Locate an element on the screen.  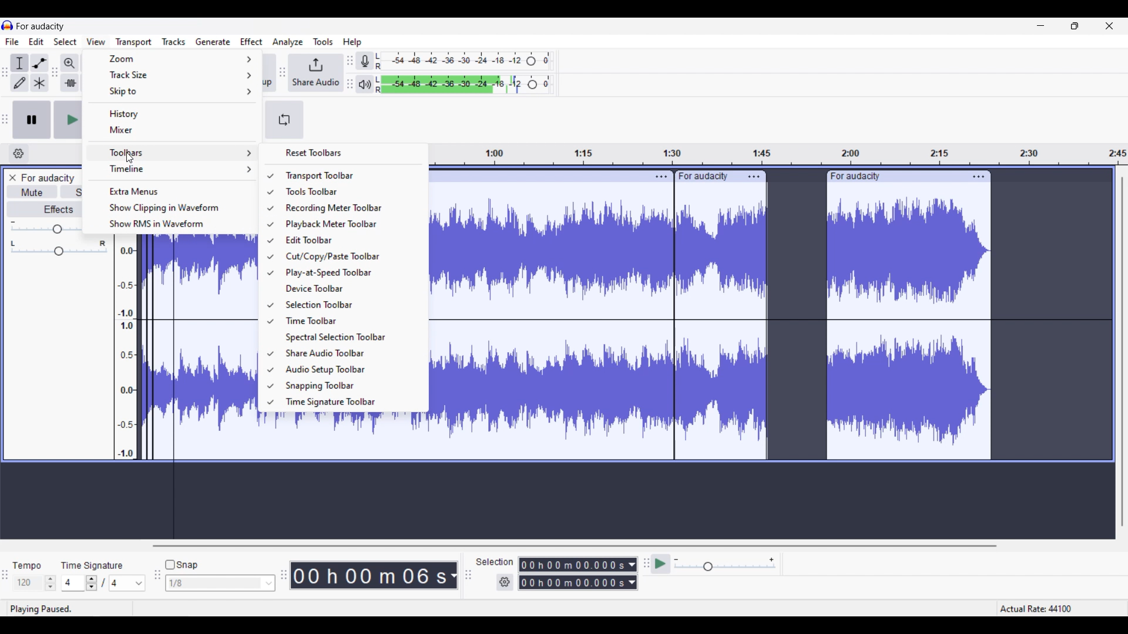
Help menu is located at coordinates (352, 42).